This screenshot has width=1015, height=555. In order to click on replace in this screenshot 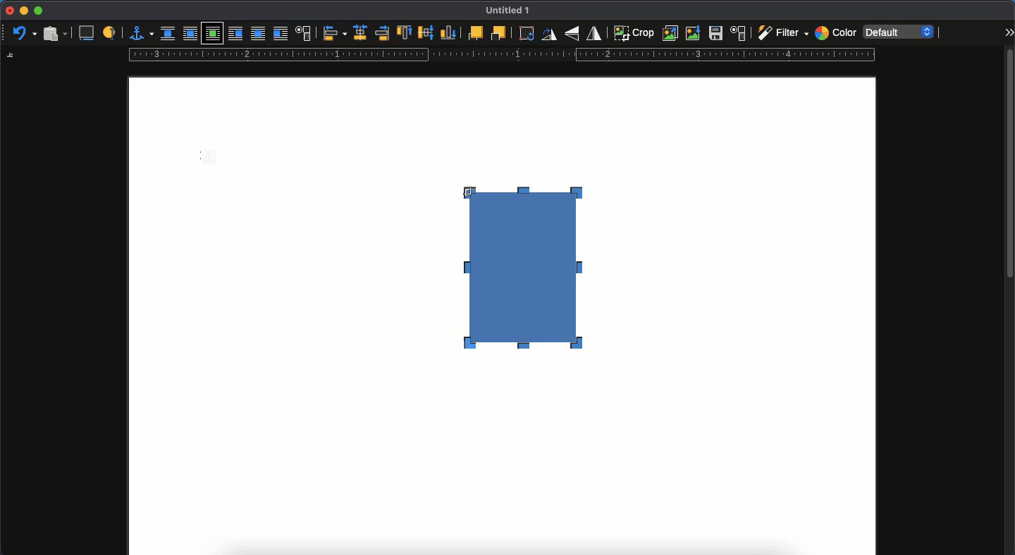, I will do `click(671, 33)`.